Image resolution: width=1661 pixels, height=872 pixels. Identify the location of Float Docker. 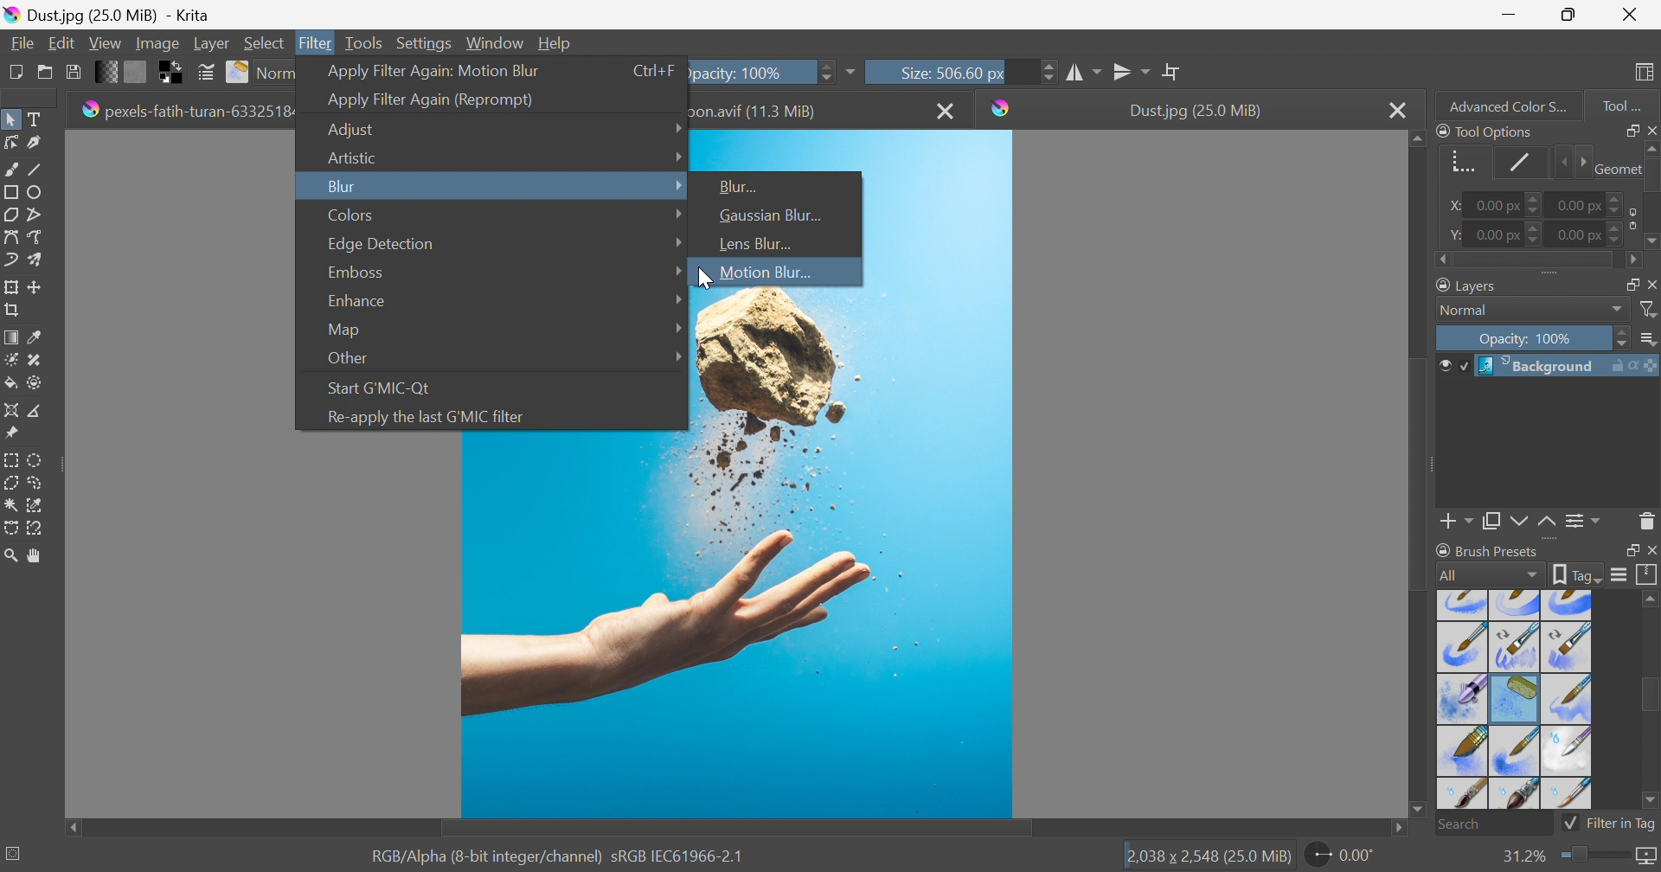
(1651, 284).